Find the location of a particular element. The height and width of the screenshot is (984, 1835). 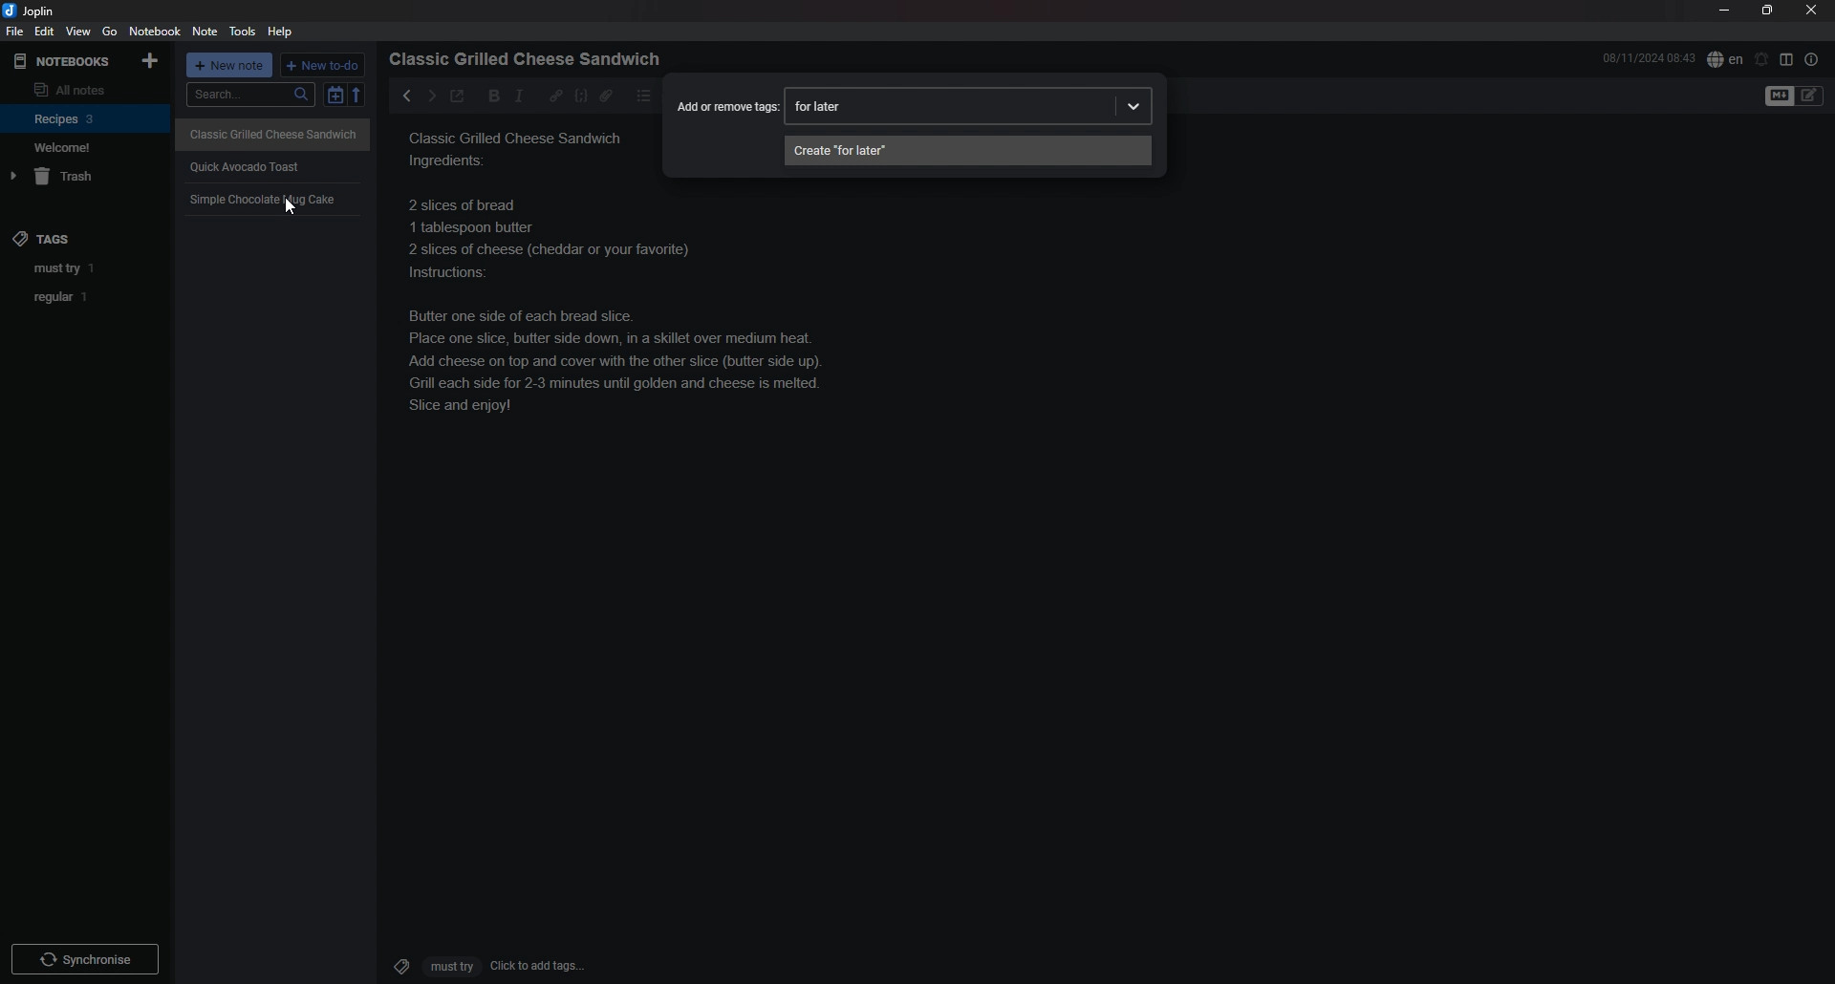

cursor is located at coordinates (289, 208).